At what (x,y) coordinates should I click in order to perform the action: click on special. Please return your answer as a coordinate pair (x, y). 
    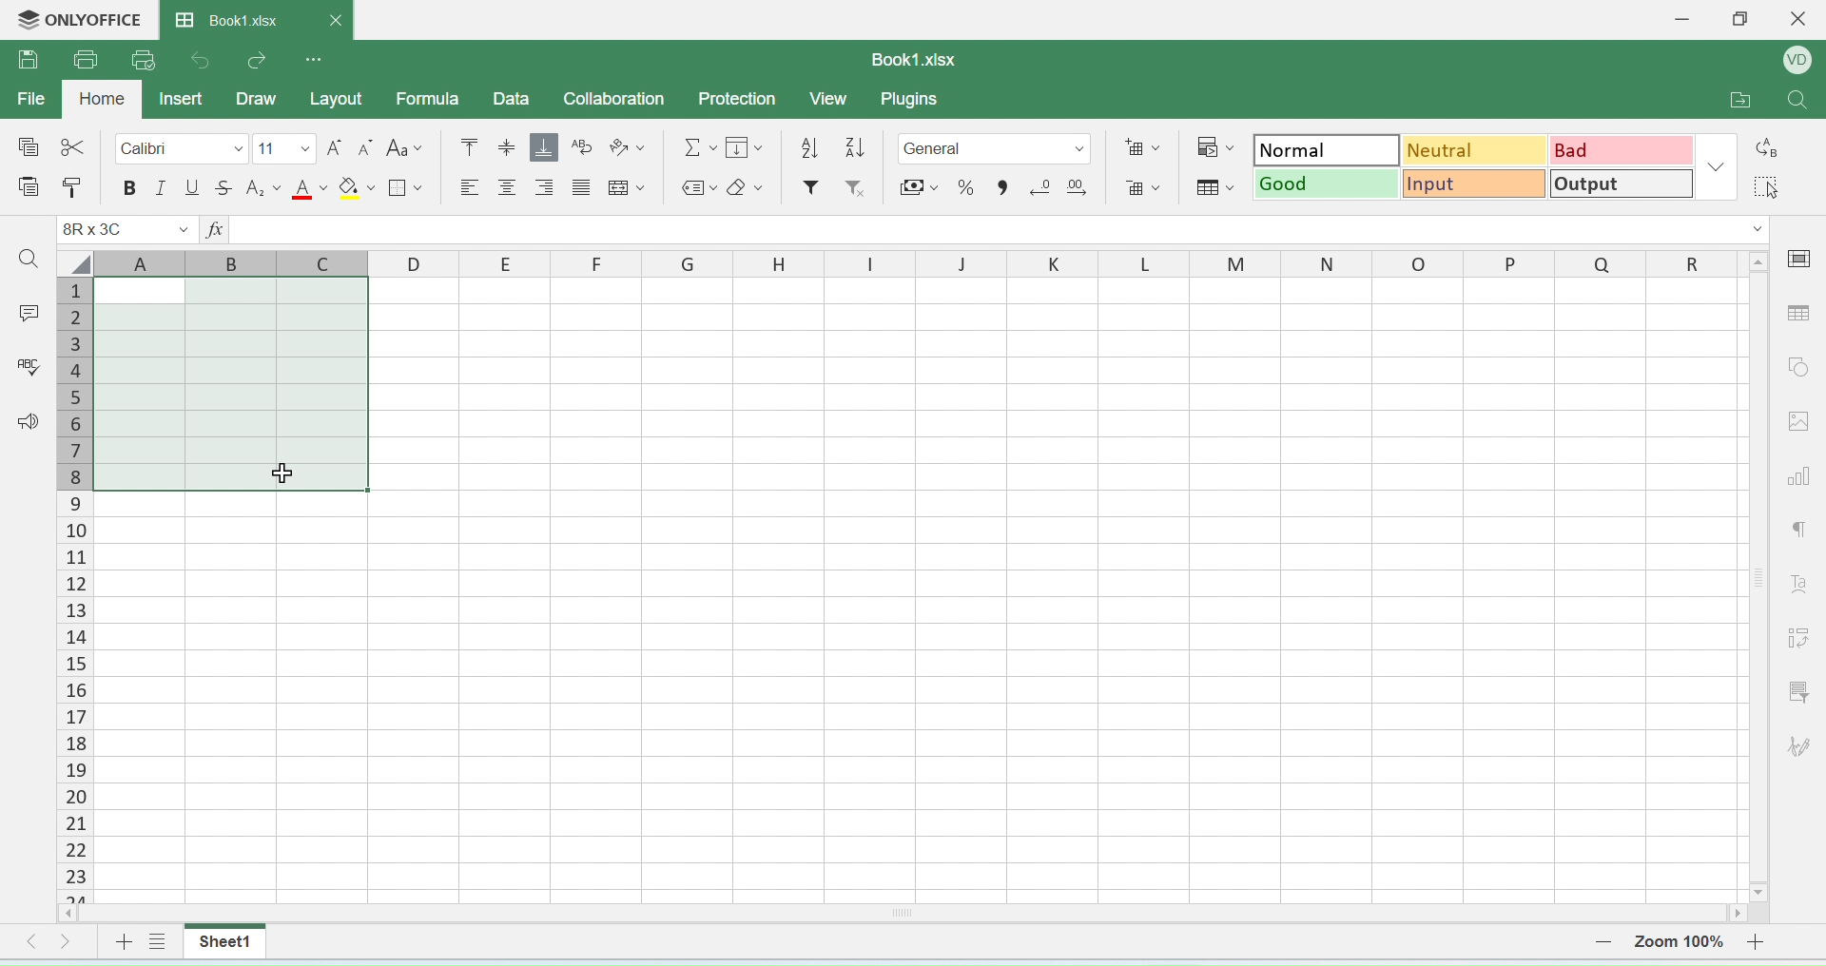
    Looking at the image, I should click on (27, 147).